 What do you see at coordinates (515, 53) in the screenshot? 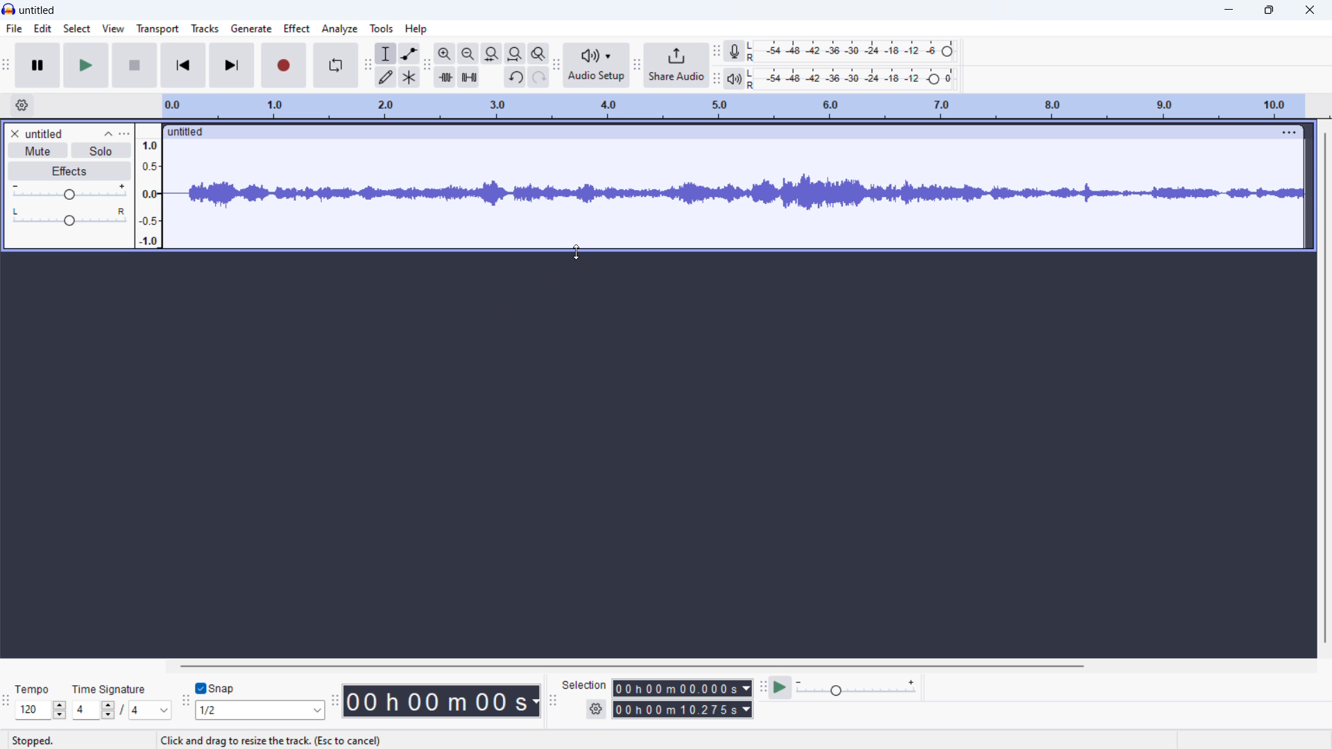
I see `fit project to width` at bounding box center [515, 53].